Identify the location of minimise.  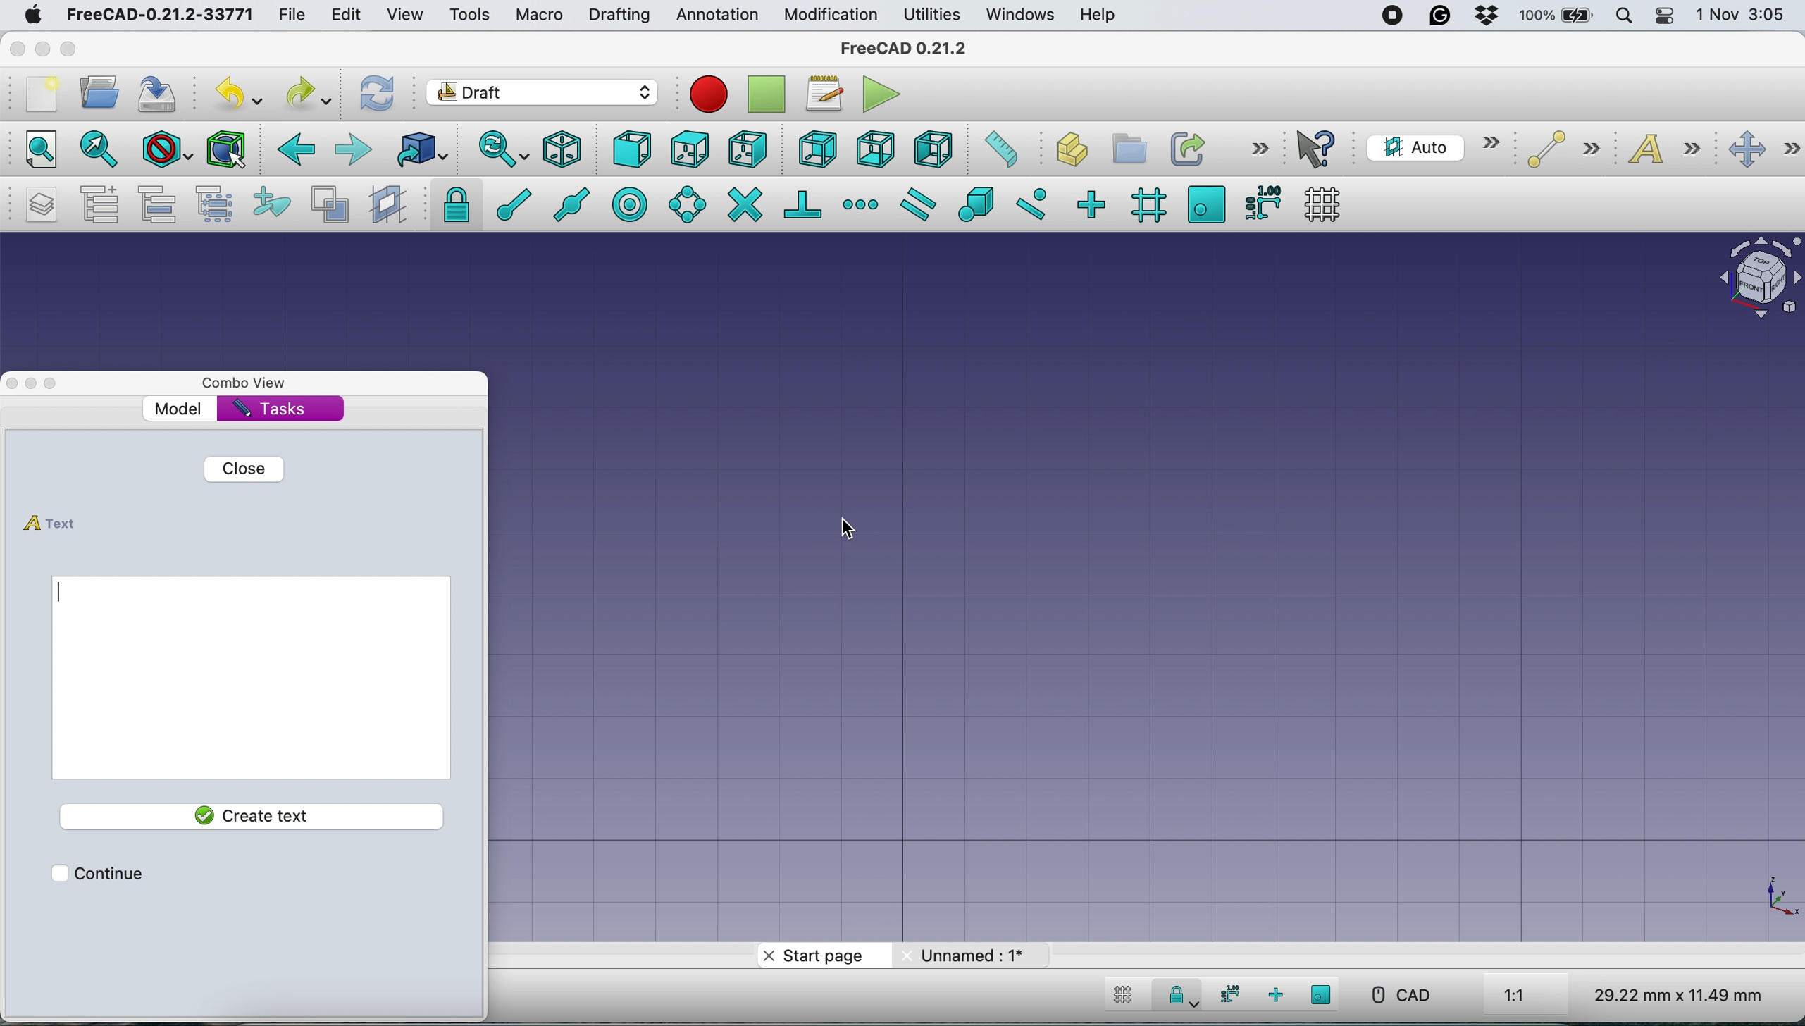
(31, 381).